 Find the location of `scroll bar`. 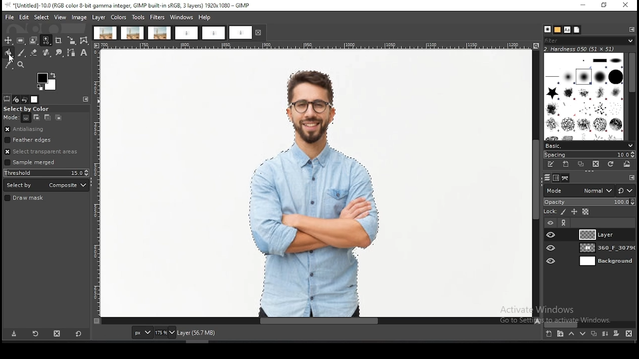

scroll bar is located at coordinates (536, 183).